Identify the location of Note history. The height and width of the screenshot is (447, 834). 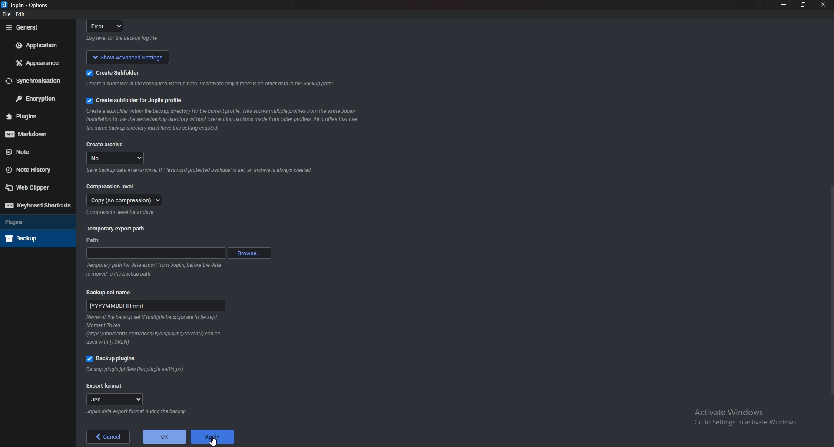
(34, 170).